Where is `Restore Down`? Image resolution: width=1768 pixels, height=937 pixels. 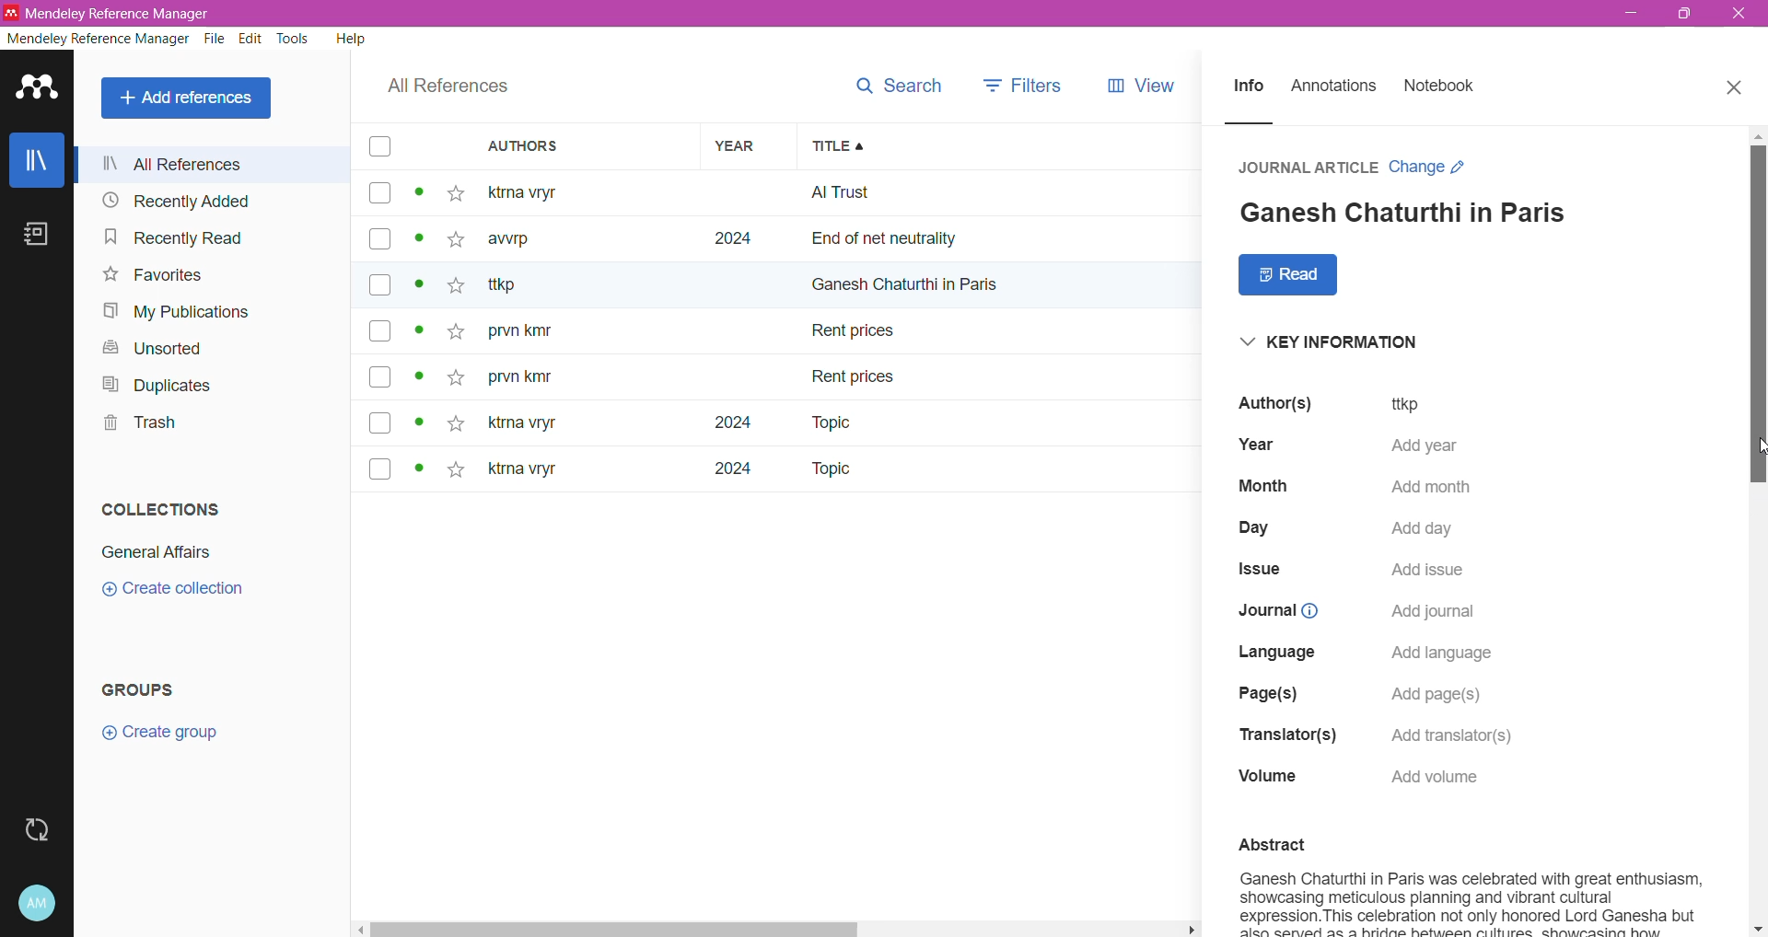
Restore Down is located at coordinates (1687, 14).